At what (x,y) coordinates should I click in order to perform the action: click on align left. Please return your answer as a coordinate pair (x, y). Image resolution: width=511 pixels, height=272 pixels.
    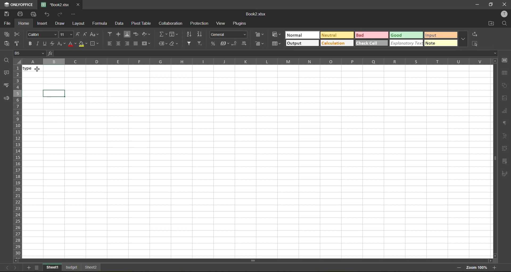
    Looking at the image, I should click on (110, 44).